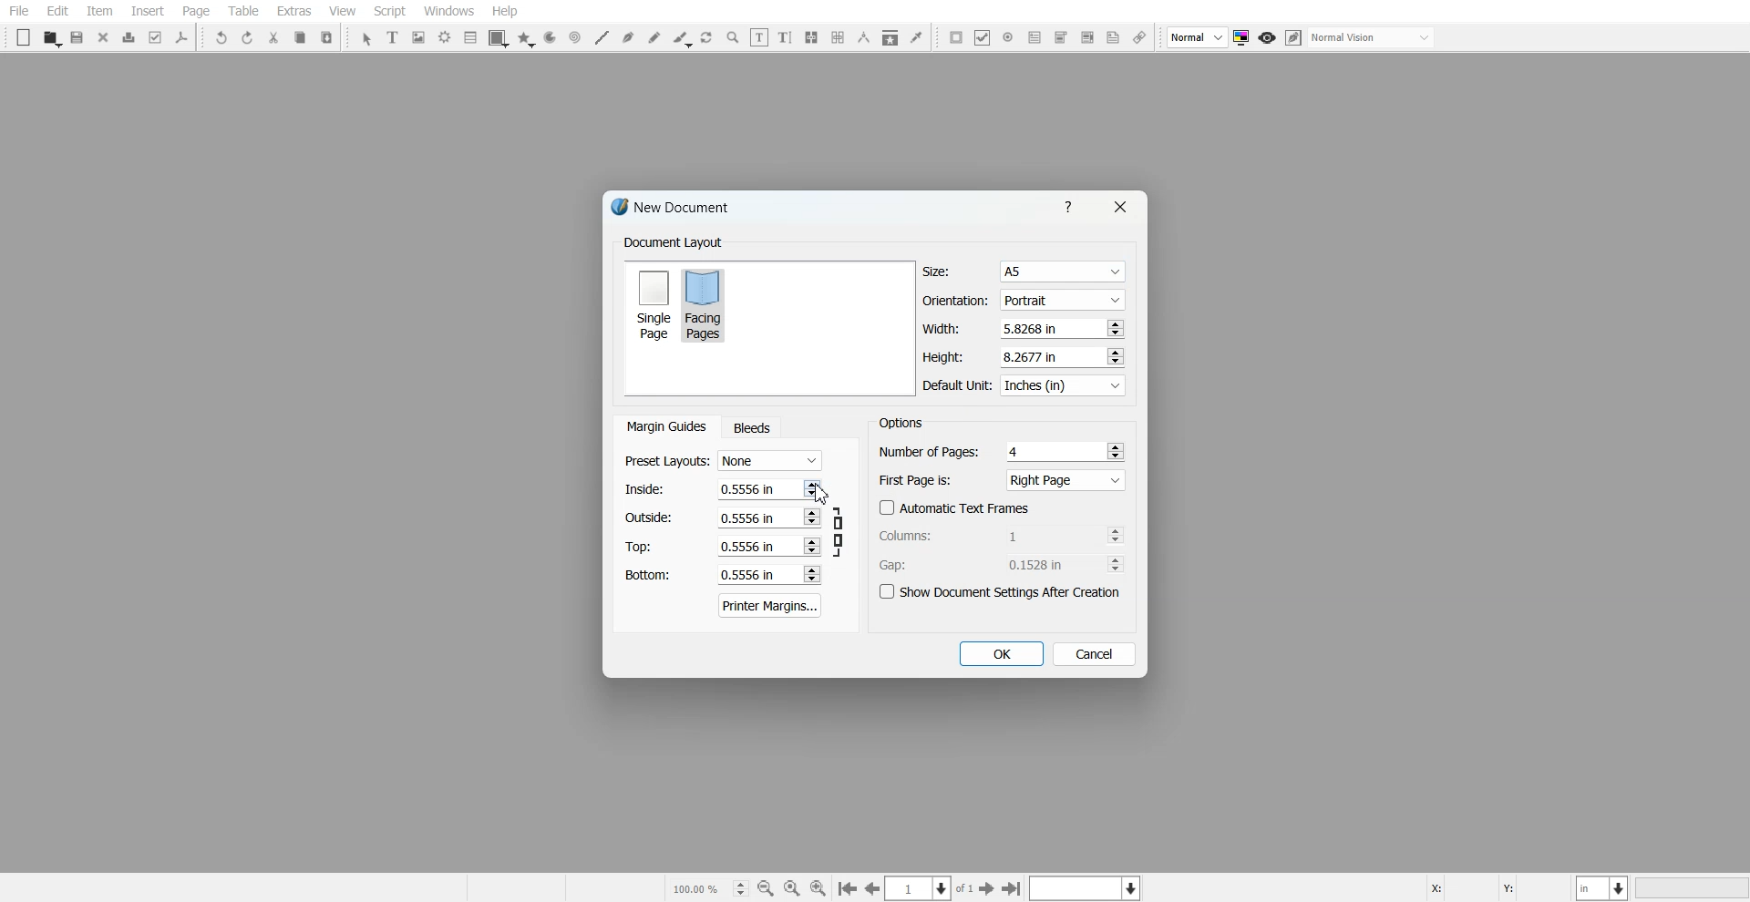 This screenshot has height=902, width=1750. What do you see at coordinates (916, 36) in the screenshot?
I see `Eye Dropper` at bounding box center [916, 36].